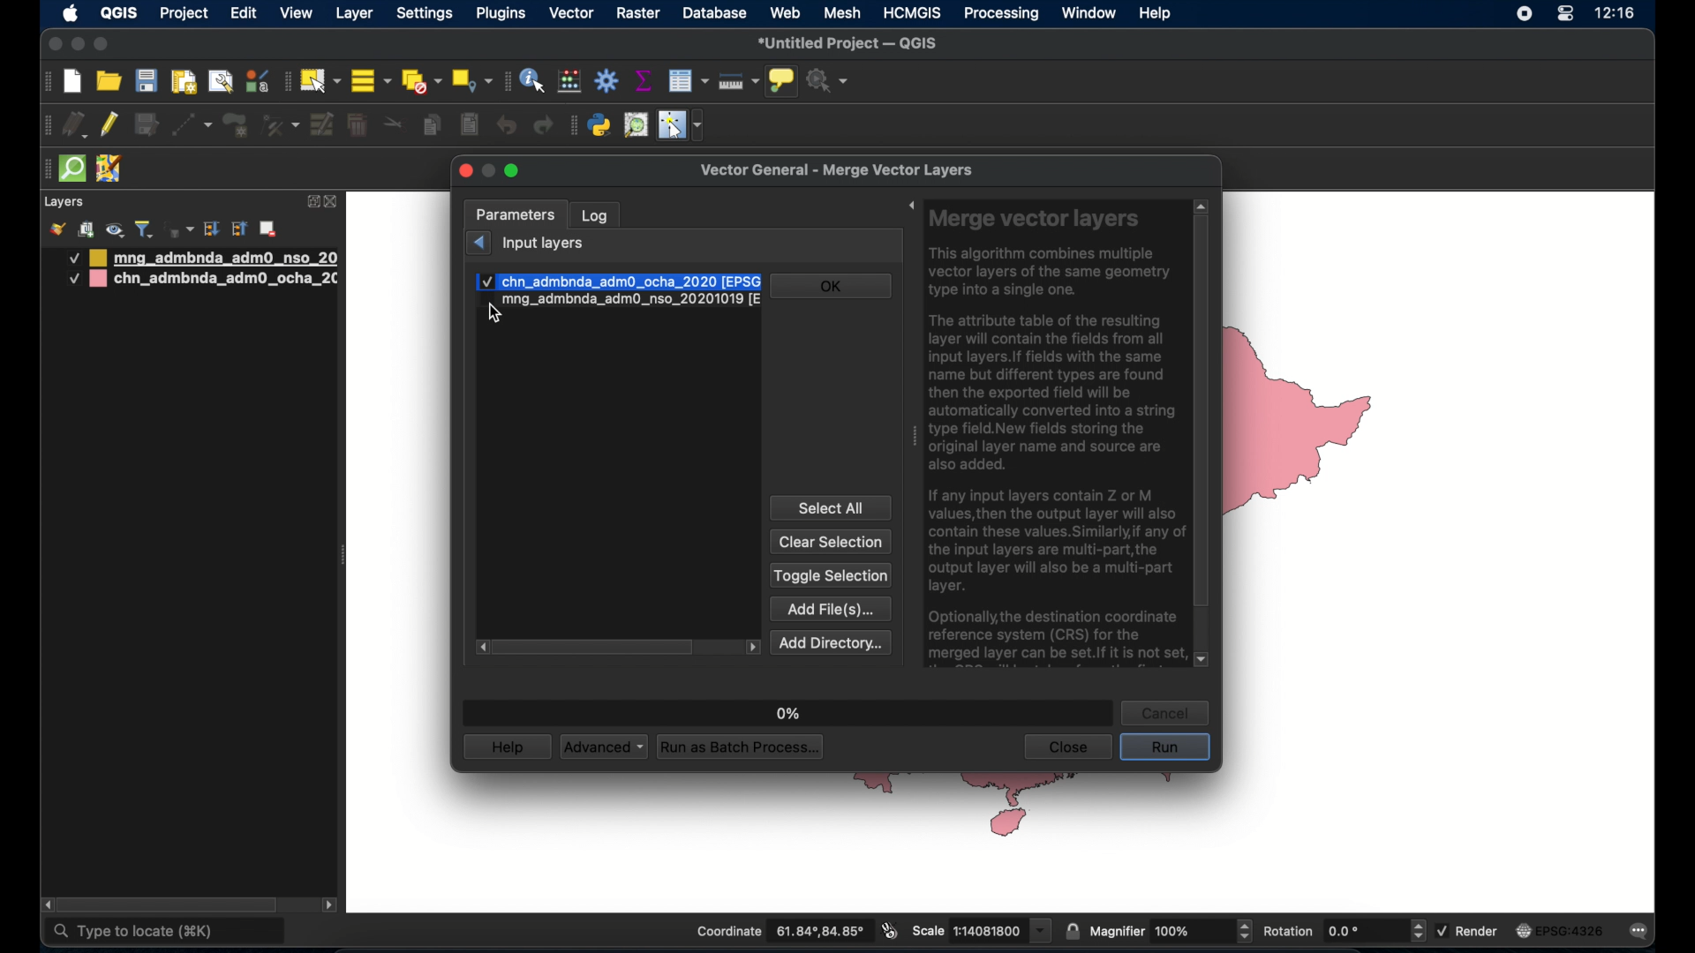 The image size is (1695, 953). I want to click on scroll box, so click(174, 904).